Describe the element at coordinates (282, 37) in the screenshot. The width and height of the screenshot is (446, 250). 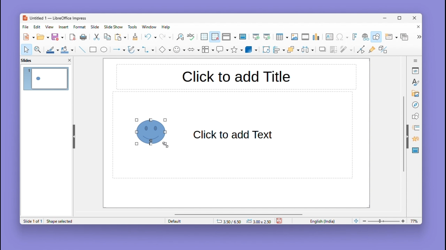
I see `Table` at that location.